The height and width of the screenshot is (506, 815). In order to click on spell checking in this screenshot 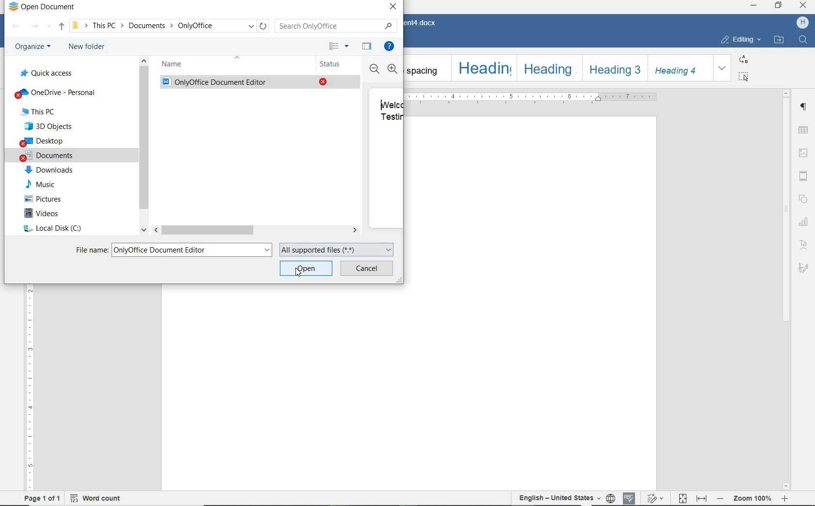, I will do `click(630, 498)`.